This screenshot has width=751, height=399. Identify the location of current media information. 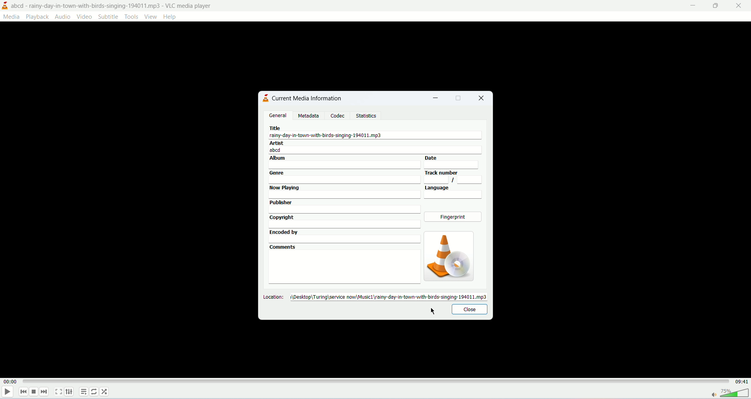
(307, 98).